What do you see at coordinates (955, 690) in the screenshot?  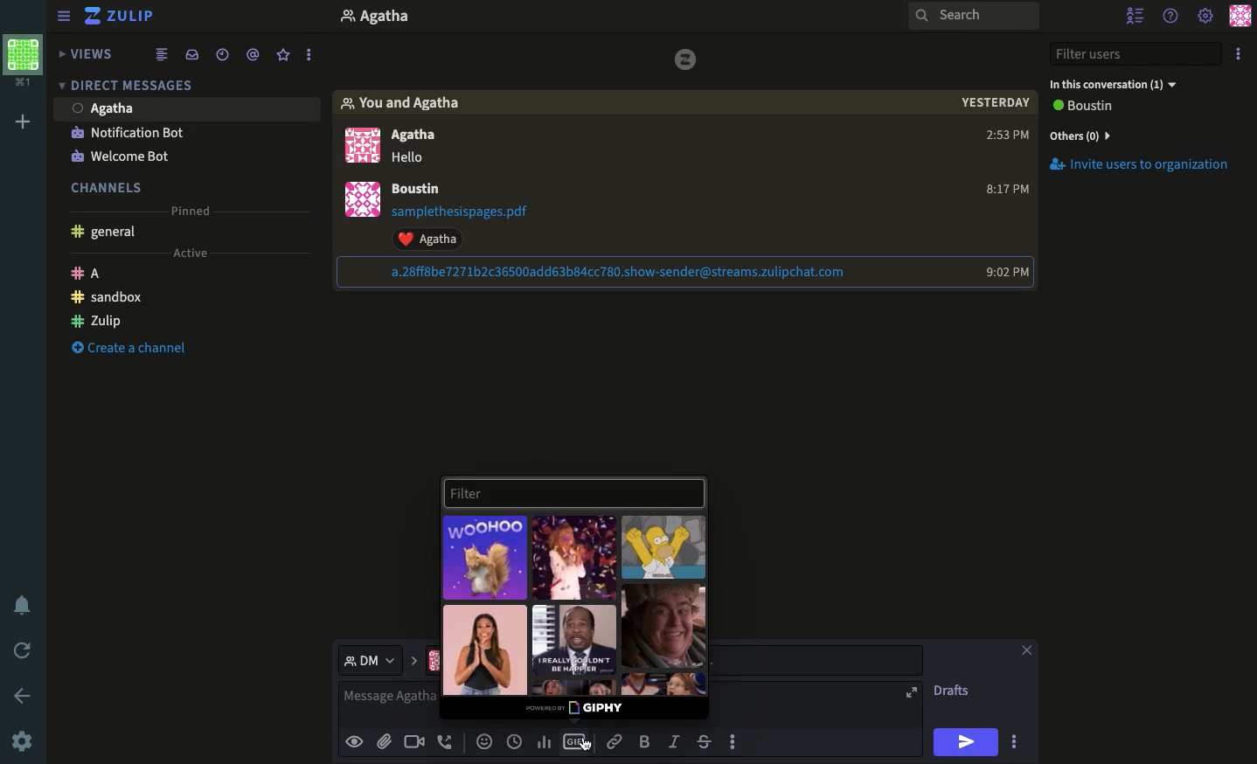 I see `Drafts` at bounding box center [955, 690].